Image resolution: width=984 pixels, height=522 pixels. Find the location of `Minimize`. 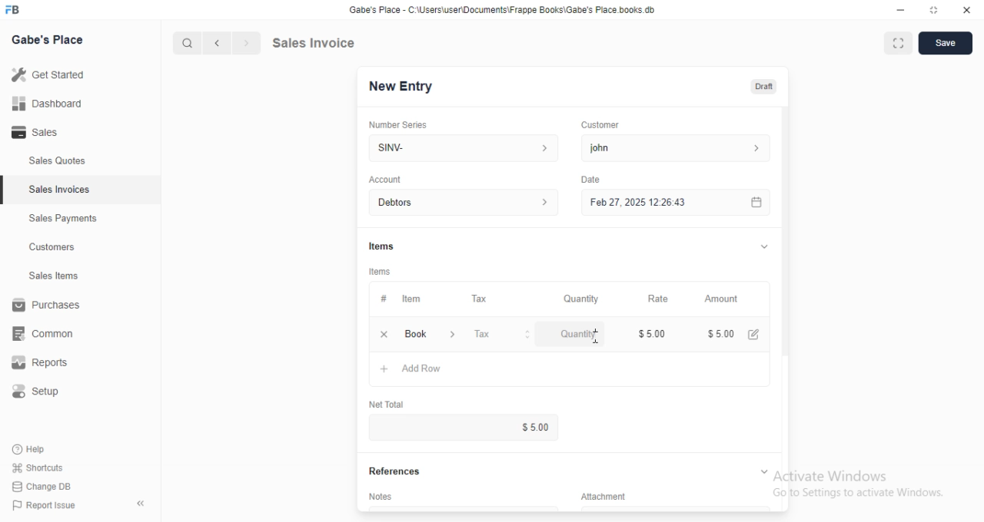

Minimize is located at coordinates (899, 11).